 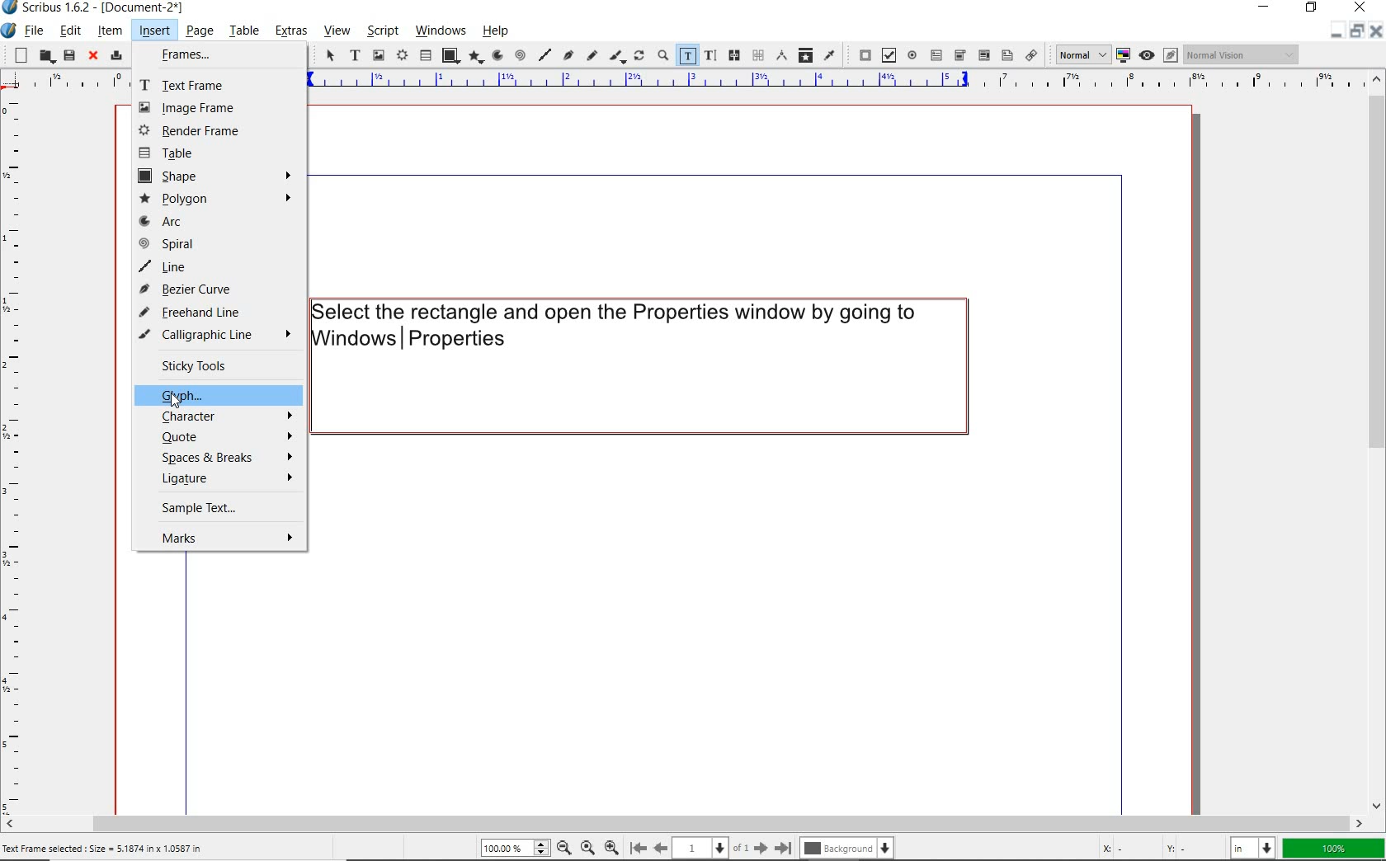 What do you see at coordinates (780, 54) in the screenshot?
I see `measurements` at bounding box center [780, 54].